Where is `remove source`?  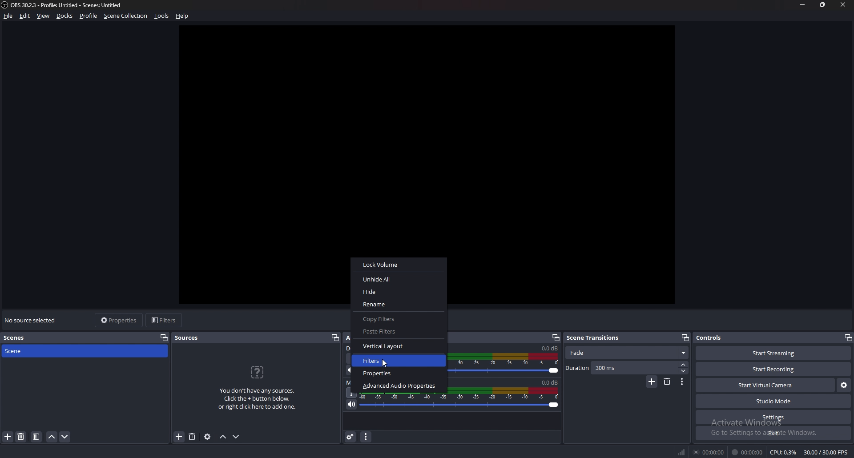 remove source is located at coordinates (179, 437).